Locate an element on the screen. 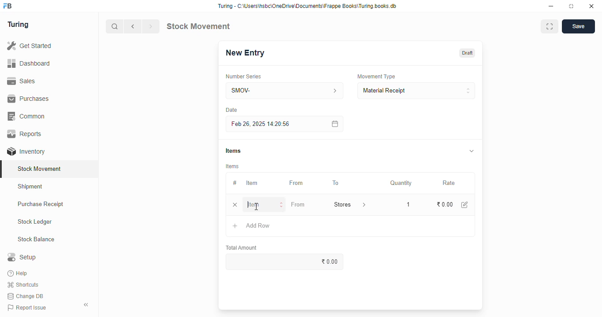 The image size is (602, 317). remove is located at coordinates (235, 205).